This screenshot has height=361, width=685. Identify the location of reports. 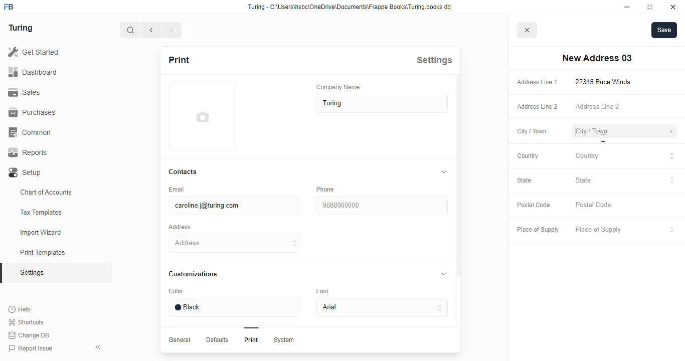
(28, 152).